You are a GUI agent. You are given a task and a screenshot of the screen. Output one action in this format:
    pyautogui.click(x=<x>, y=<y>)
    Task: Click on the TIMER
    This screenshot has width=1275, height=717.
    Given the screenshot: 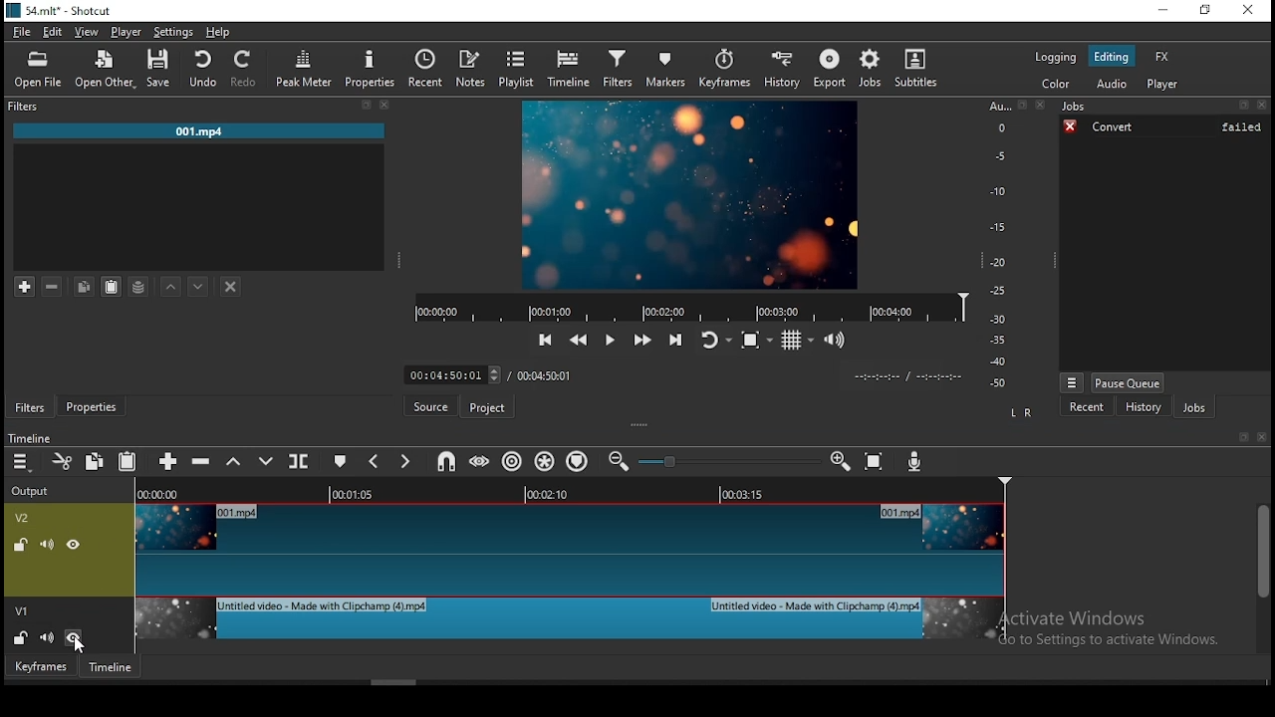 What is the action you would take?
    pyautogui.click(x=900, y=376)
    